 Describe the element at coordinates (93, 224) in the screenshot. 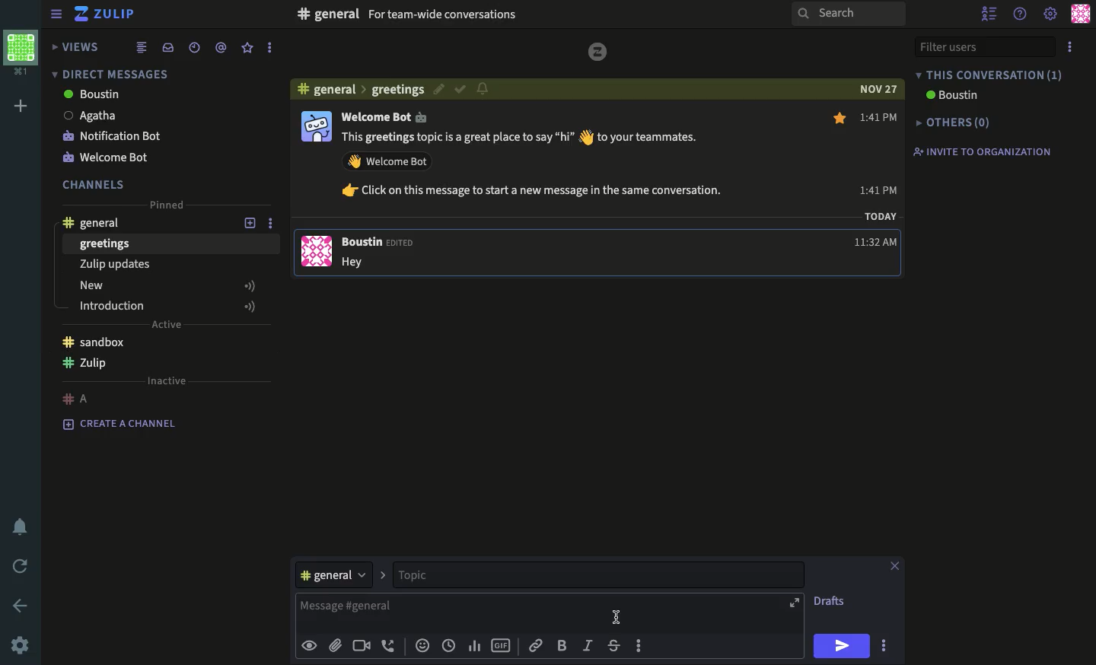

I see `general` at that location.